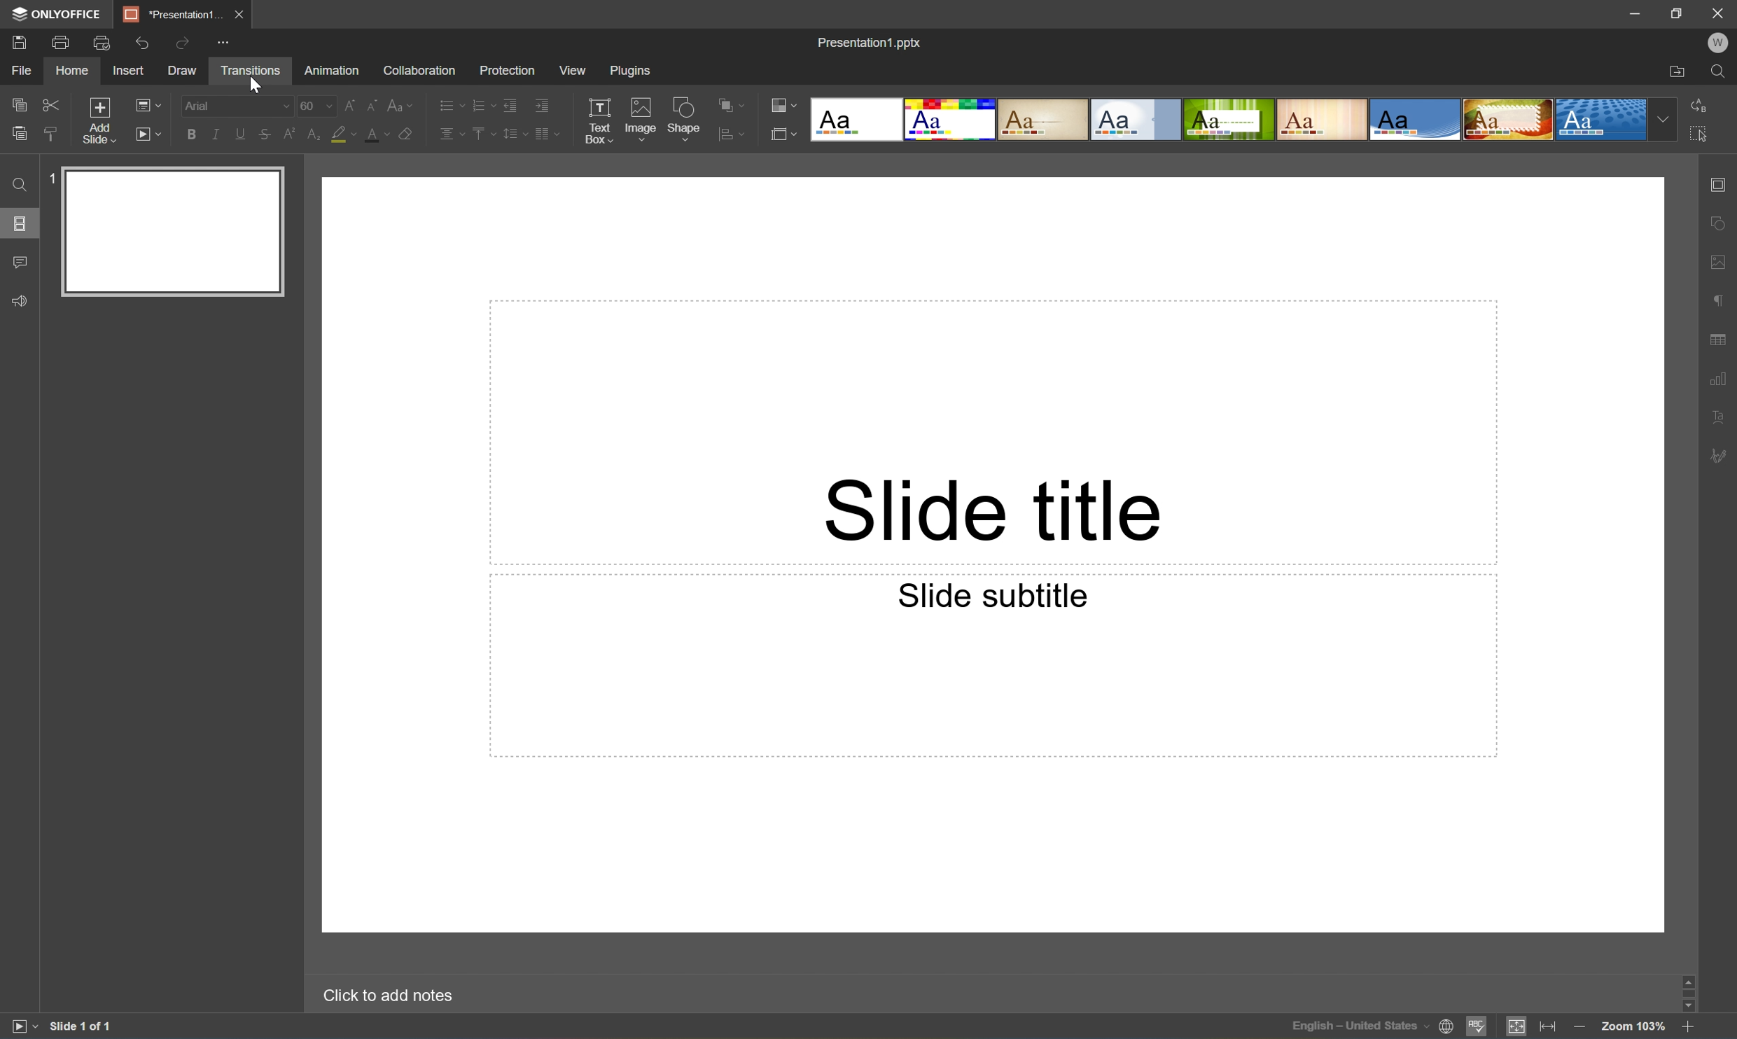 Image resolution: width=1737 pixels, height=1039 pixels. What do you see at coordinates (1719, 184) in the screenshot?
I see `Slide settings` at bounding box center [1719, 184].